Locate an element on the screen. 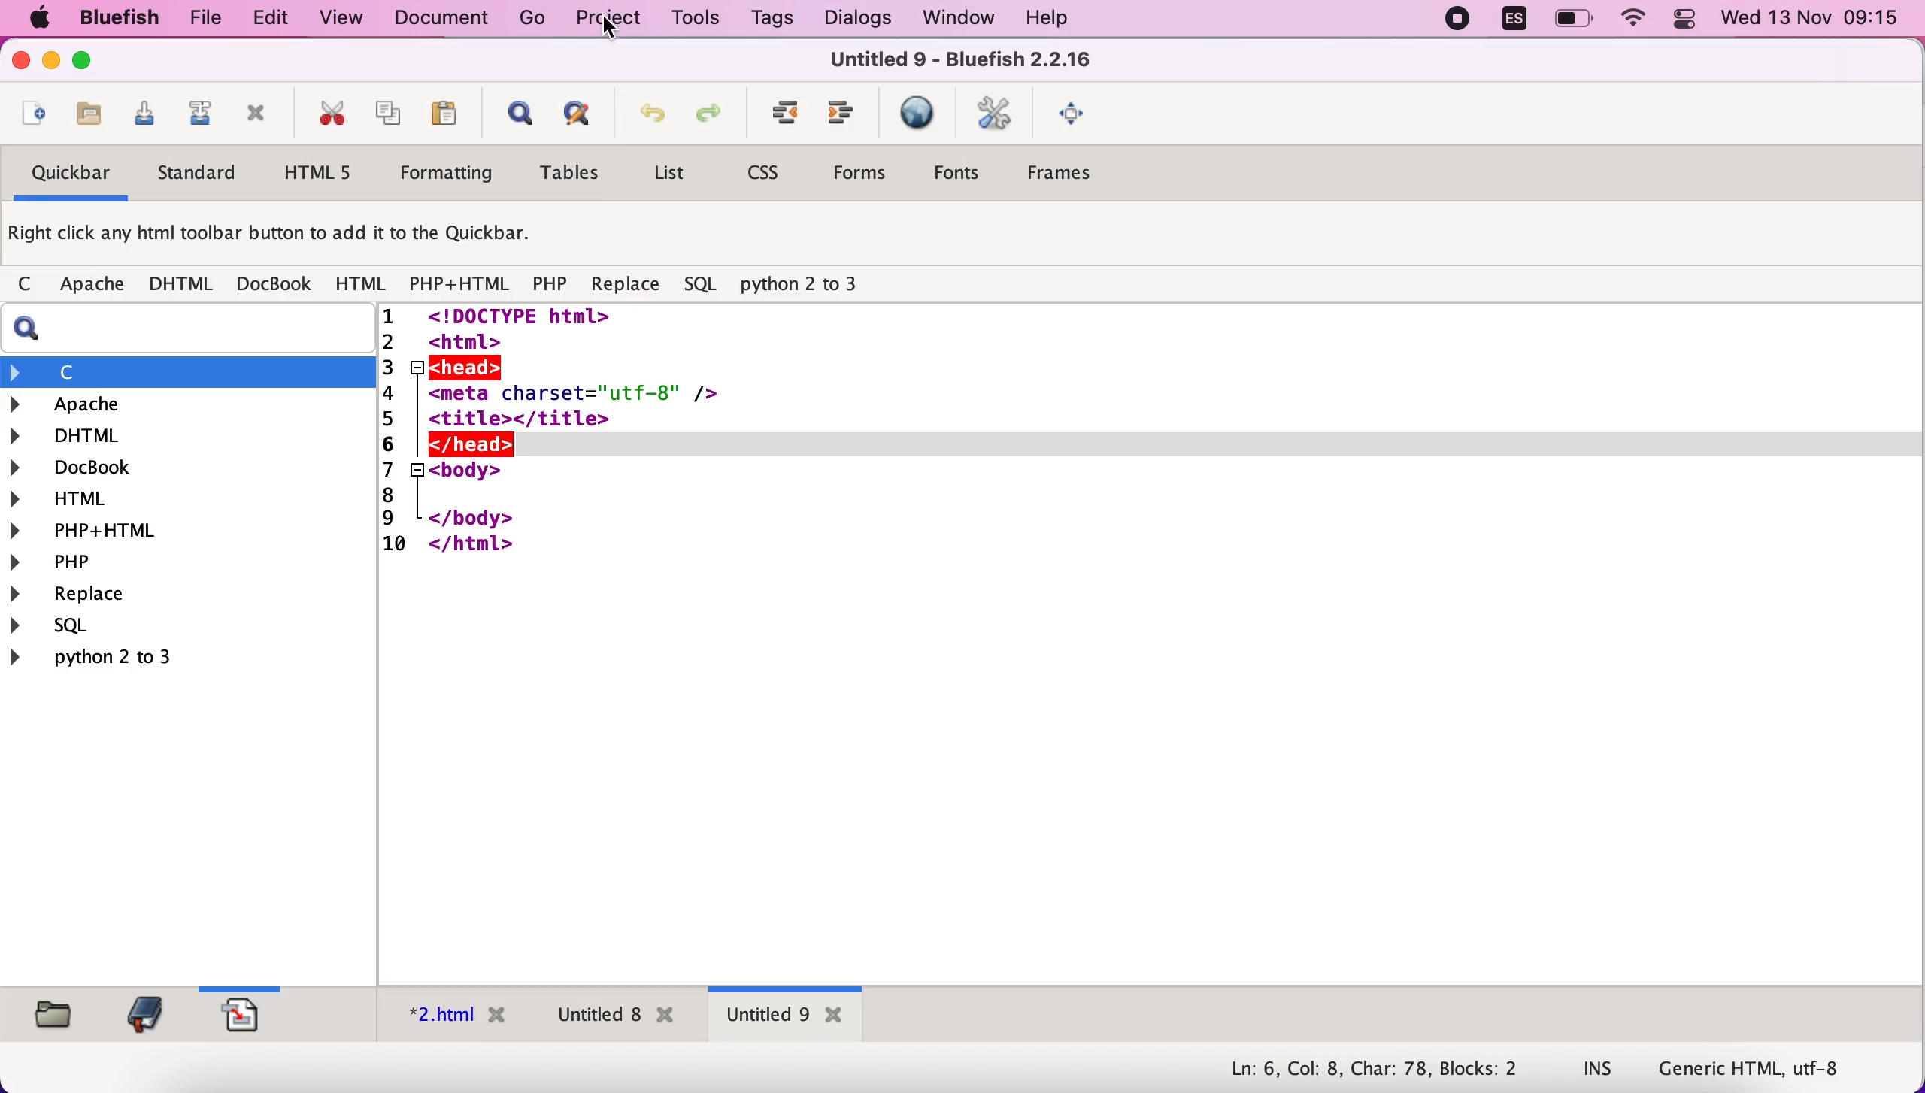  preview in browser is located at coordinates (917, 114).